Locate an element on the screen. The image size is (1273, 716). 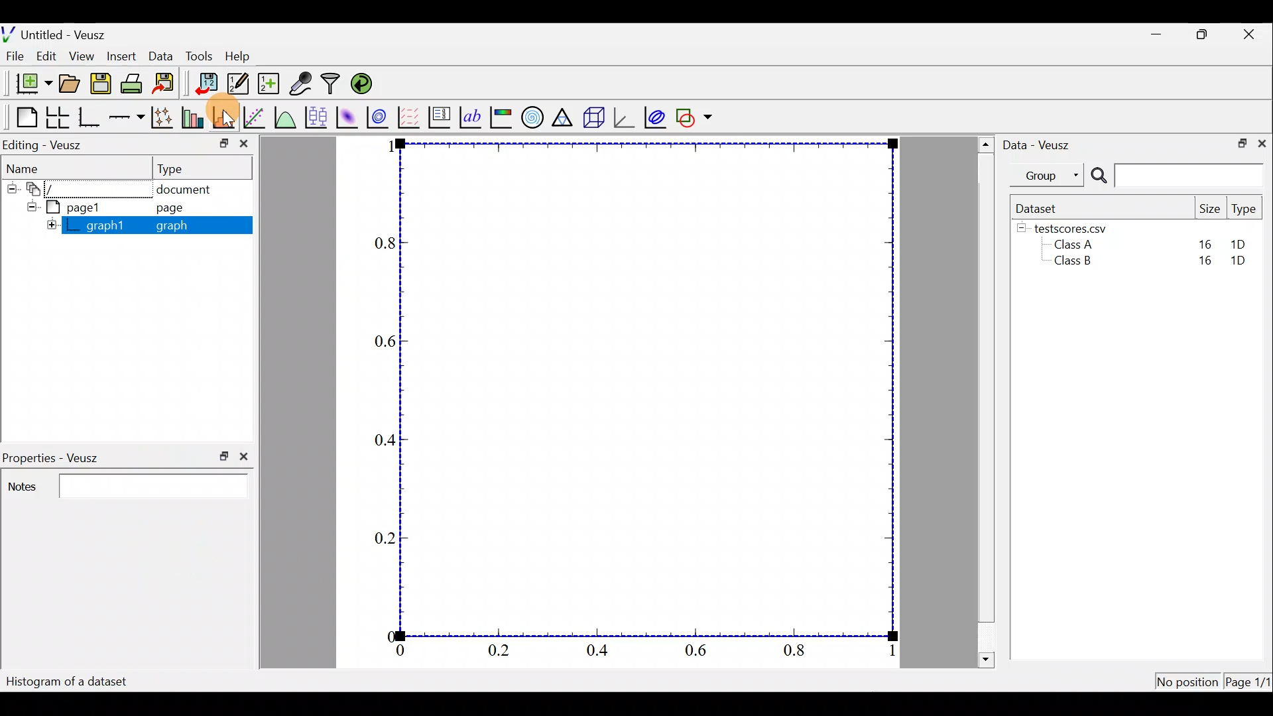
testscores.csv is located at coordinates (1078, 228).